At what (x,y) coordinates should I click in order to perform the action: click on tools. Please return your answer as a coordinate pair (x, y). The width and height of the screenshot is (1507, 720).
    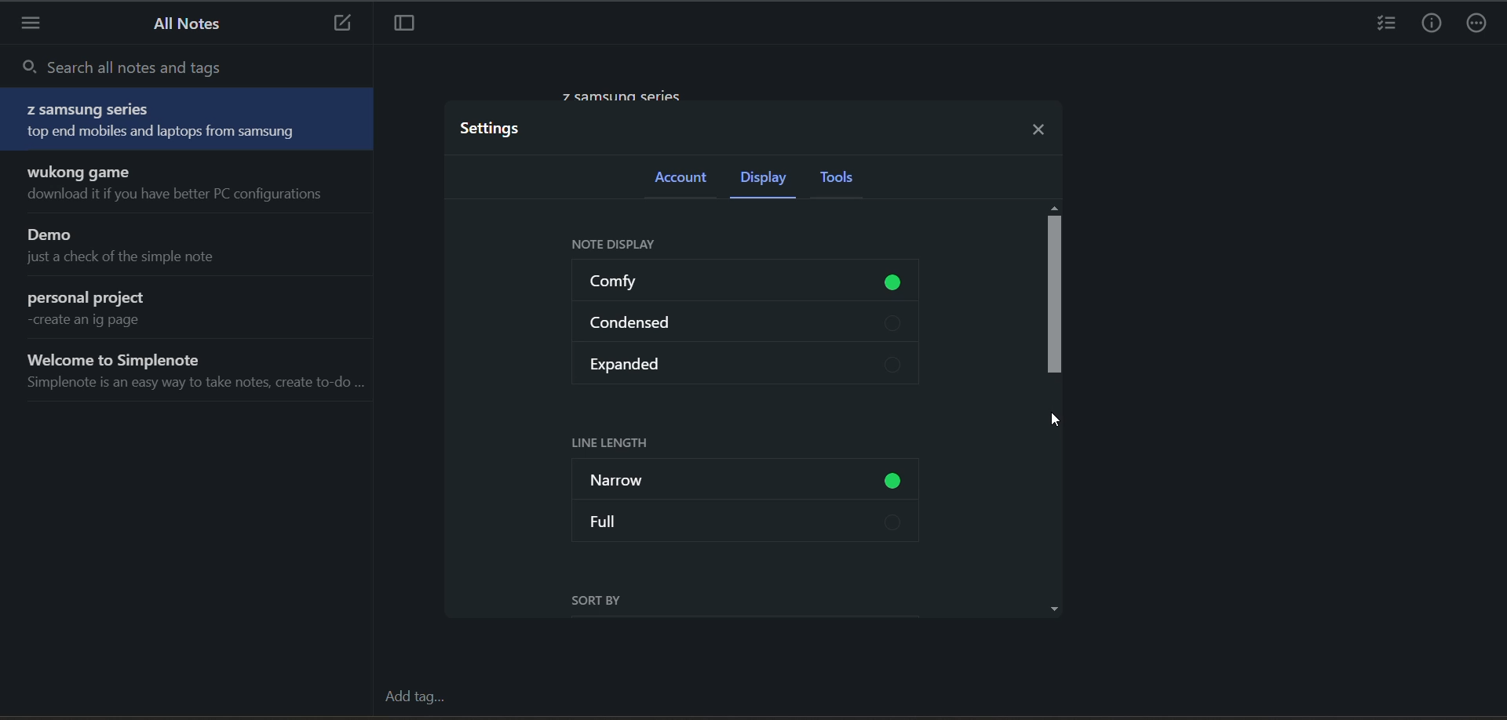
    Looking at the image, I should click on (848, 179).